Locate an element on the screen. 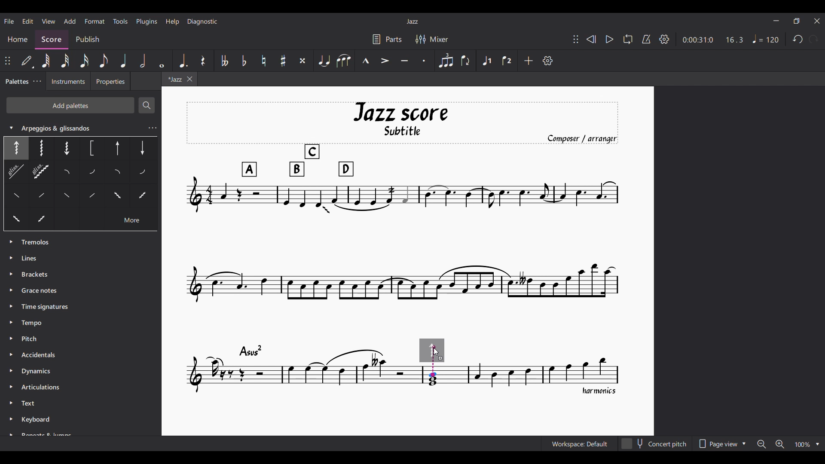 This screenshot has height=464, width=825. Settings is located at coordinates (664, 39).